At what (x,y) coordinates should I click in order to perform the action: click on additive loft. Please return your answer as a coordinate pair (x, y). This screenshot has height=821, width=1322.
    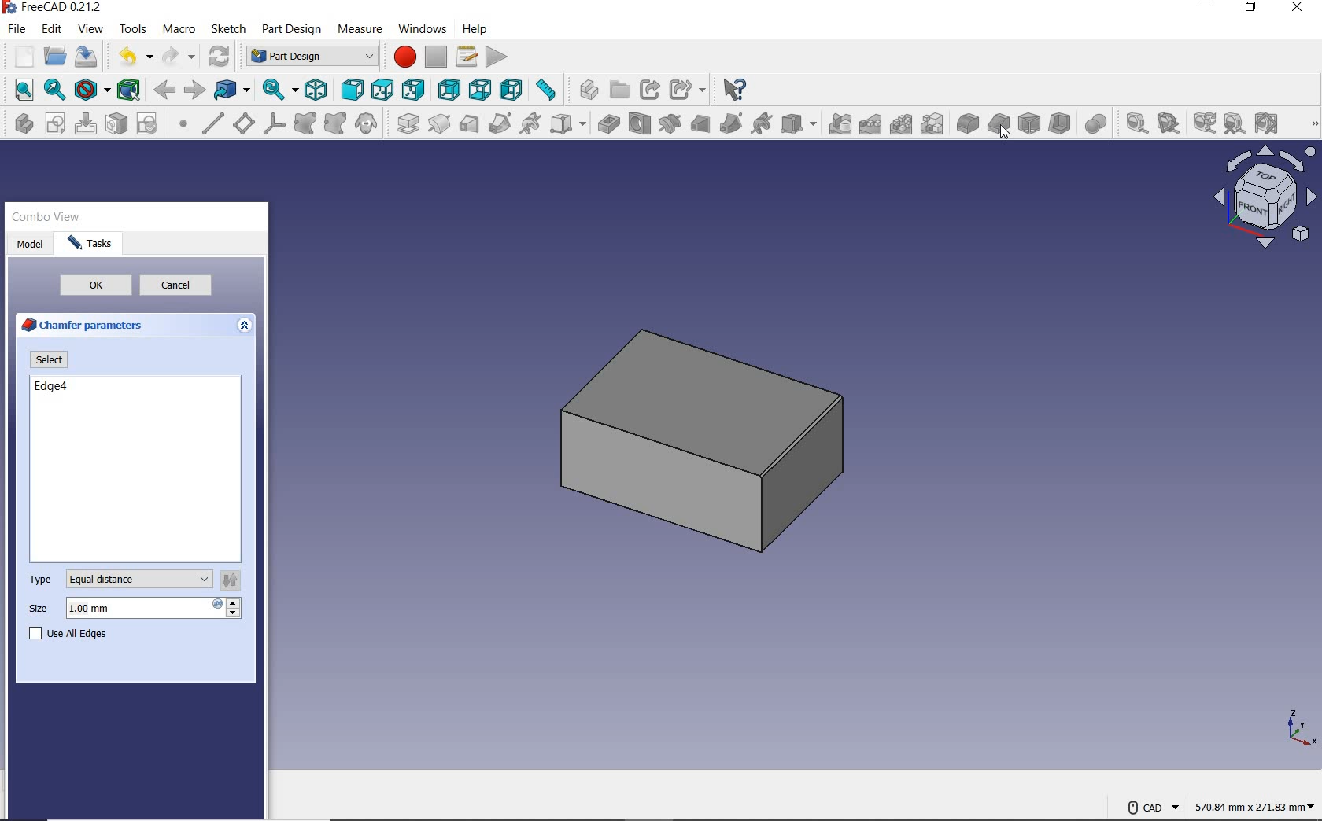
    Looking at the image, I should click on (469, 123).